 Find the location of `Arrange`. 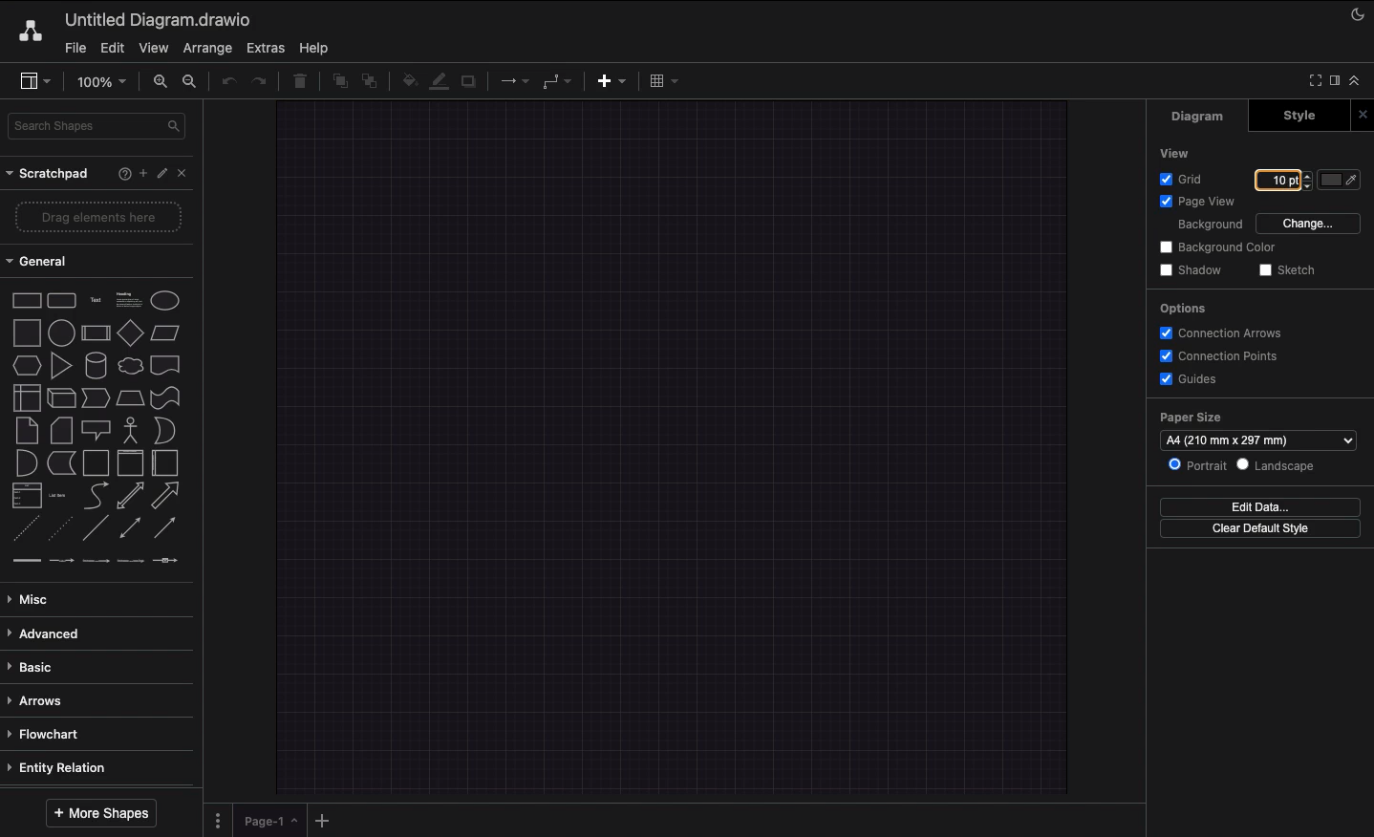

Arrange is located at coordinates (206, 47).